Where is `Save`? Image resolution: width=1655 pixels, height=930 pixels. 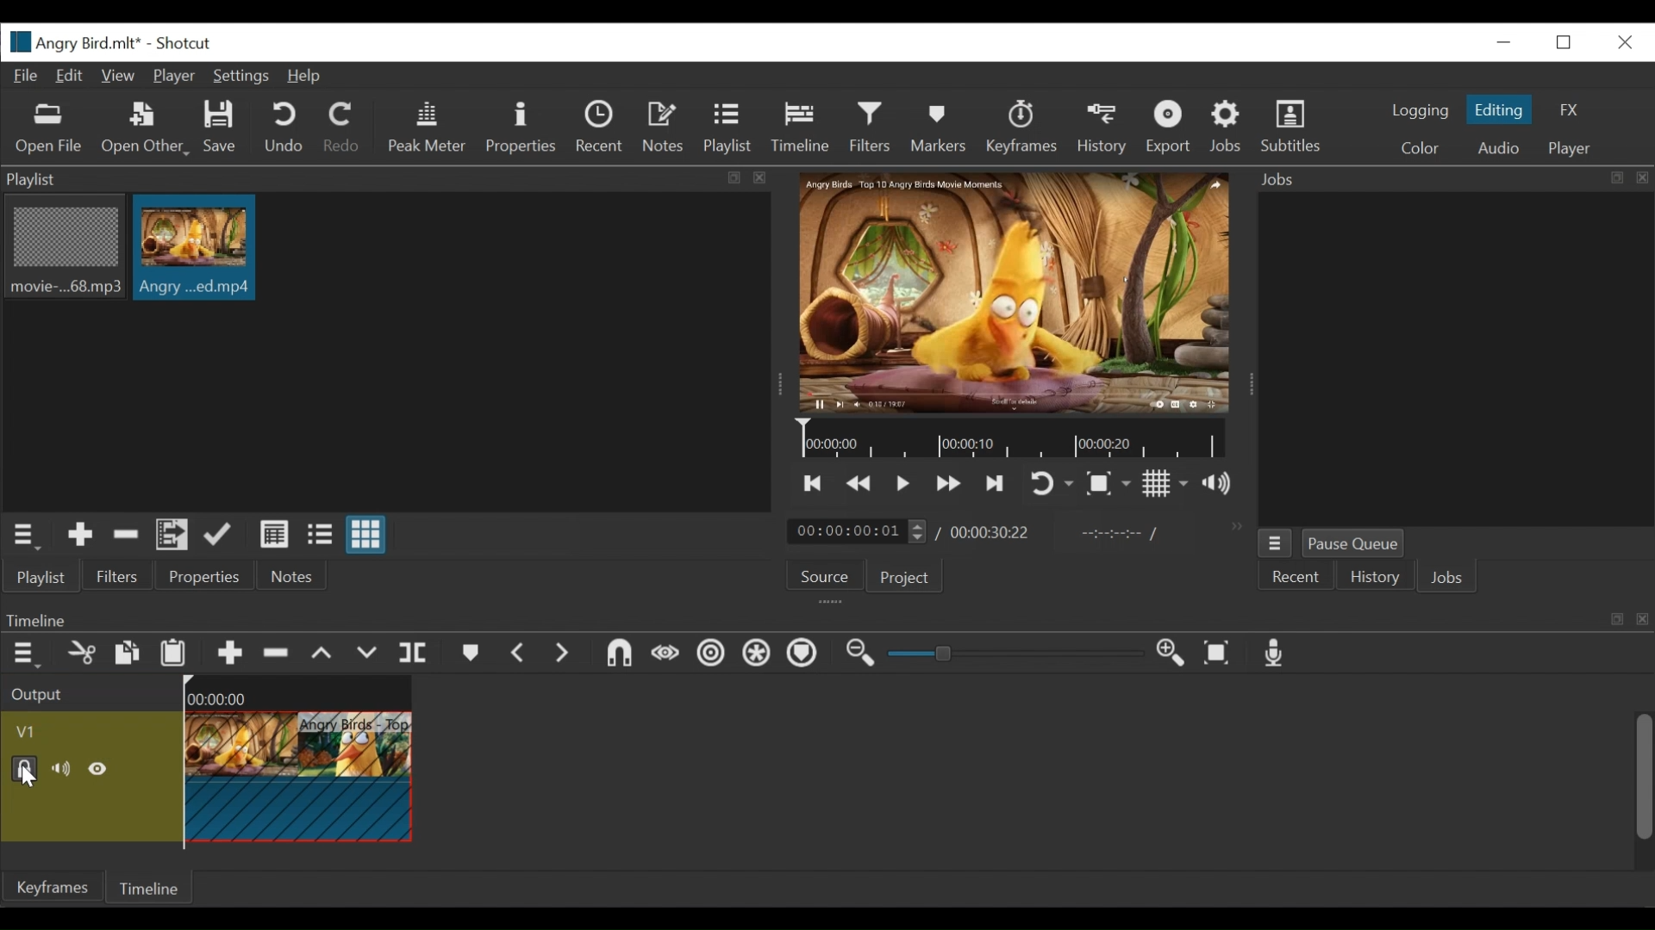
Save is located at coordinates (223, 130).